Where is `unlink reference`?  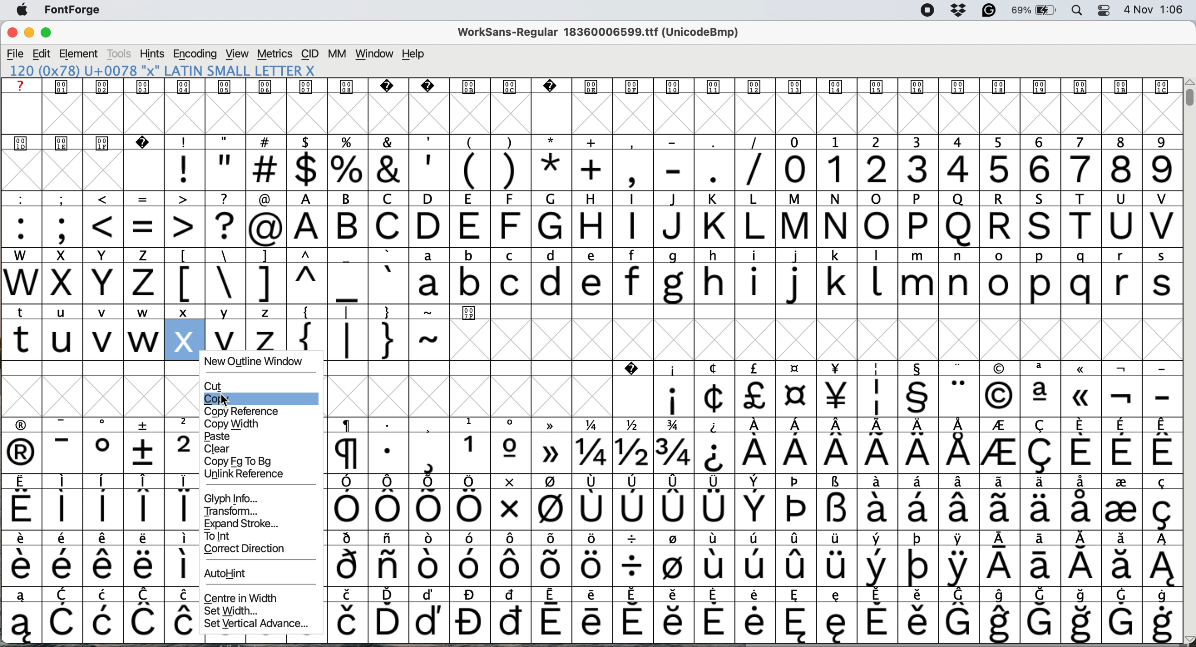 unlink reference is located at coordinates (244, 474).